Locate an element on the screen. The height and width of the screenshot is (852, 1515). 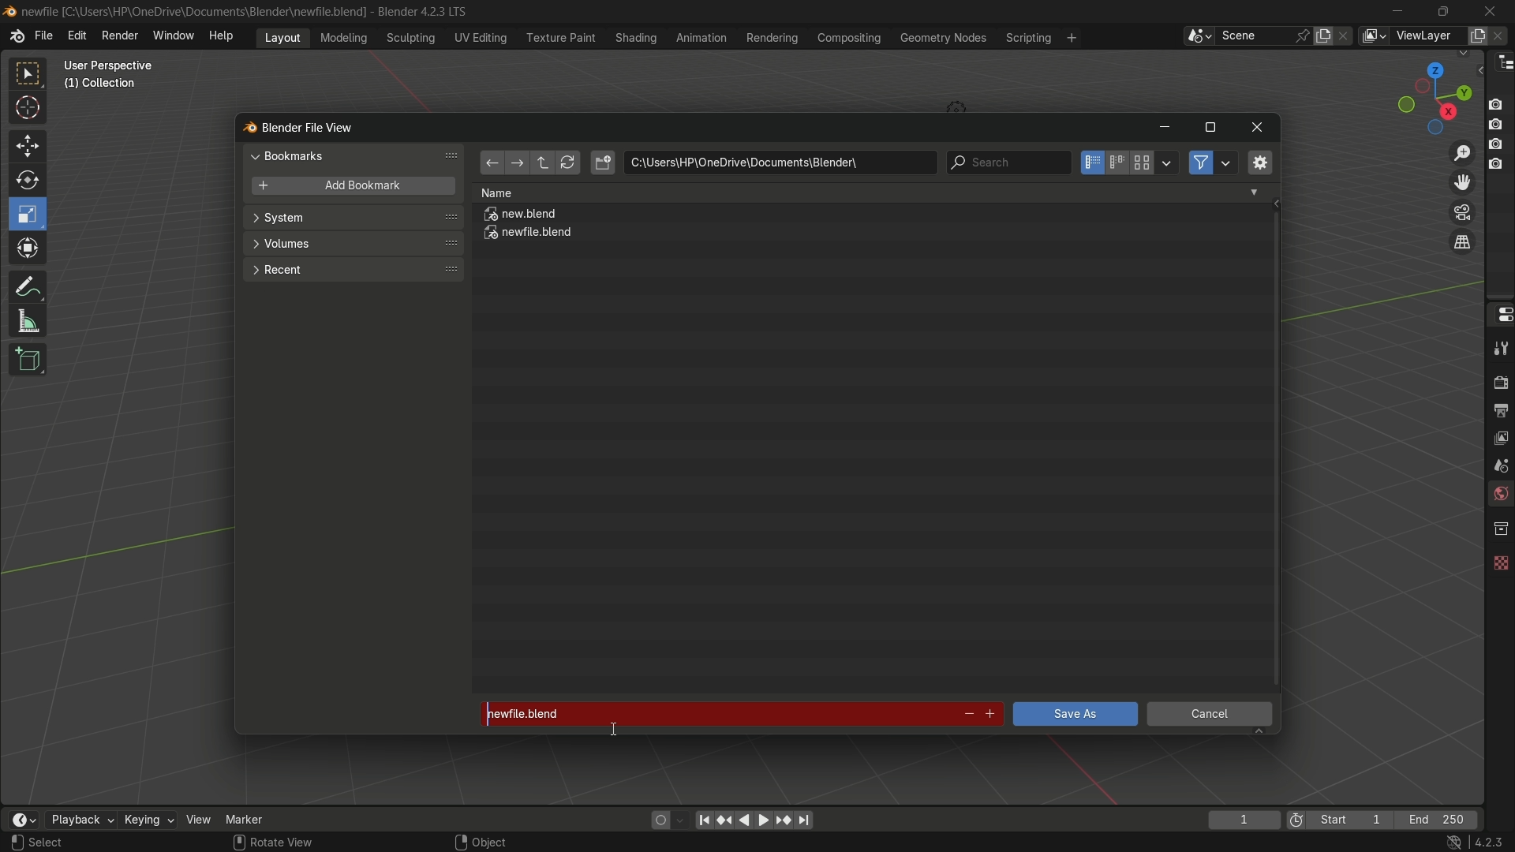
properties is located at coordinates (1499, 313).